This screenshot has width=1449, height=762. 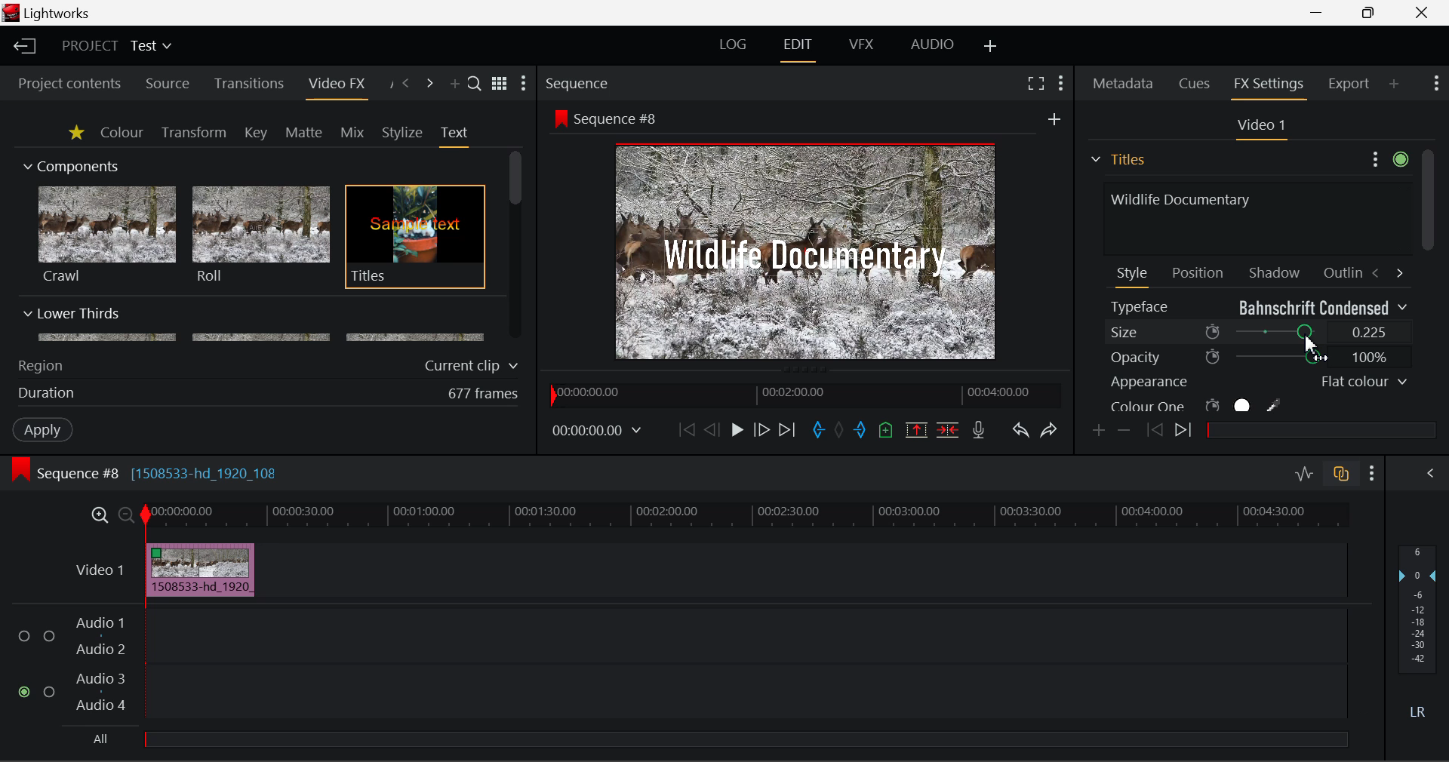 I want to click on Next keyframe, so click(x=1186, y=432).